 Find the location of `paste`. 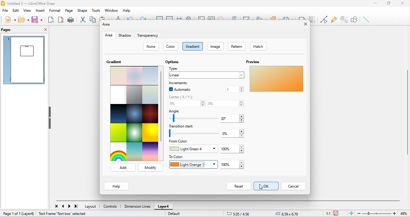

paste is located at coordinates (105, 18).